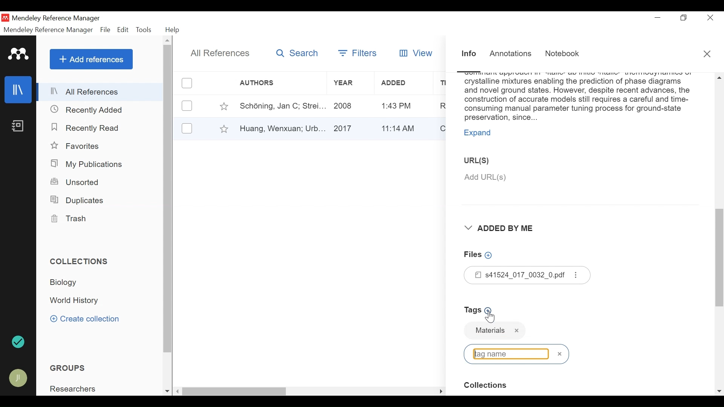 Image resolution: width=724 pixels, height=407 pixels. I want to click on Search, so click(298, 53).